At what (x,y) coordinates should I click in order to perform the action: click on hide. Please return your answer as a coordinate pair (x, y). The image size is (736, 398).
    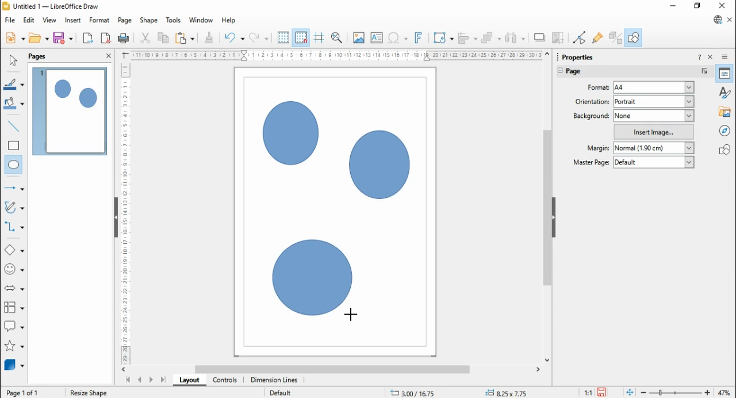
    Looking at the image, I should click on (553, 218).